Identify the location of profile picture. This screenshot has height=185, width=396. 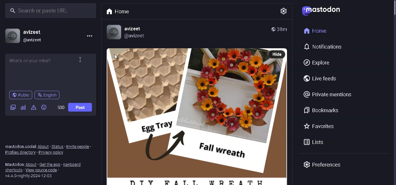
(10, 36).